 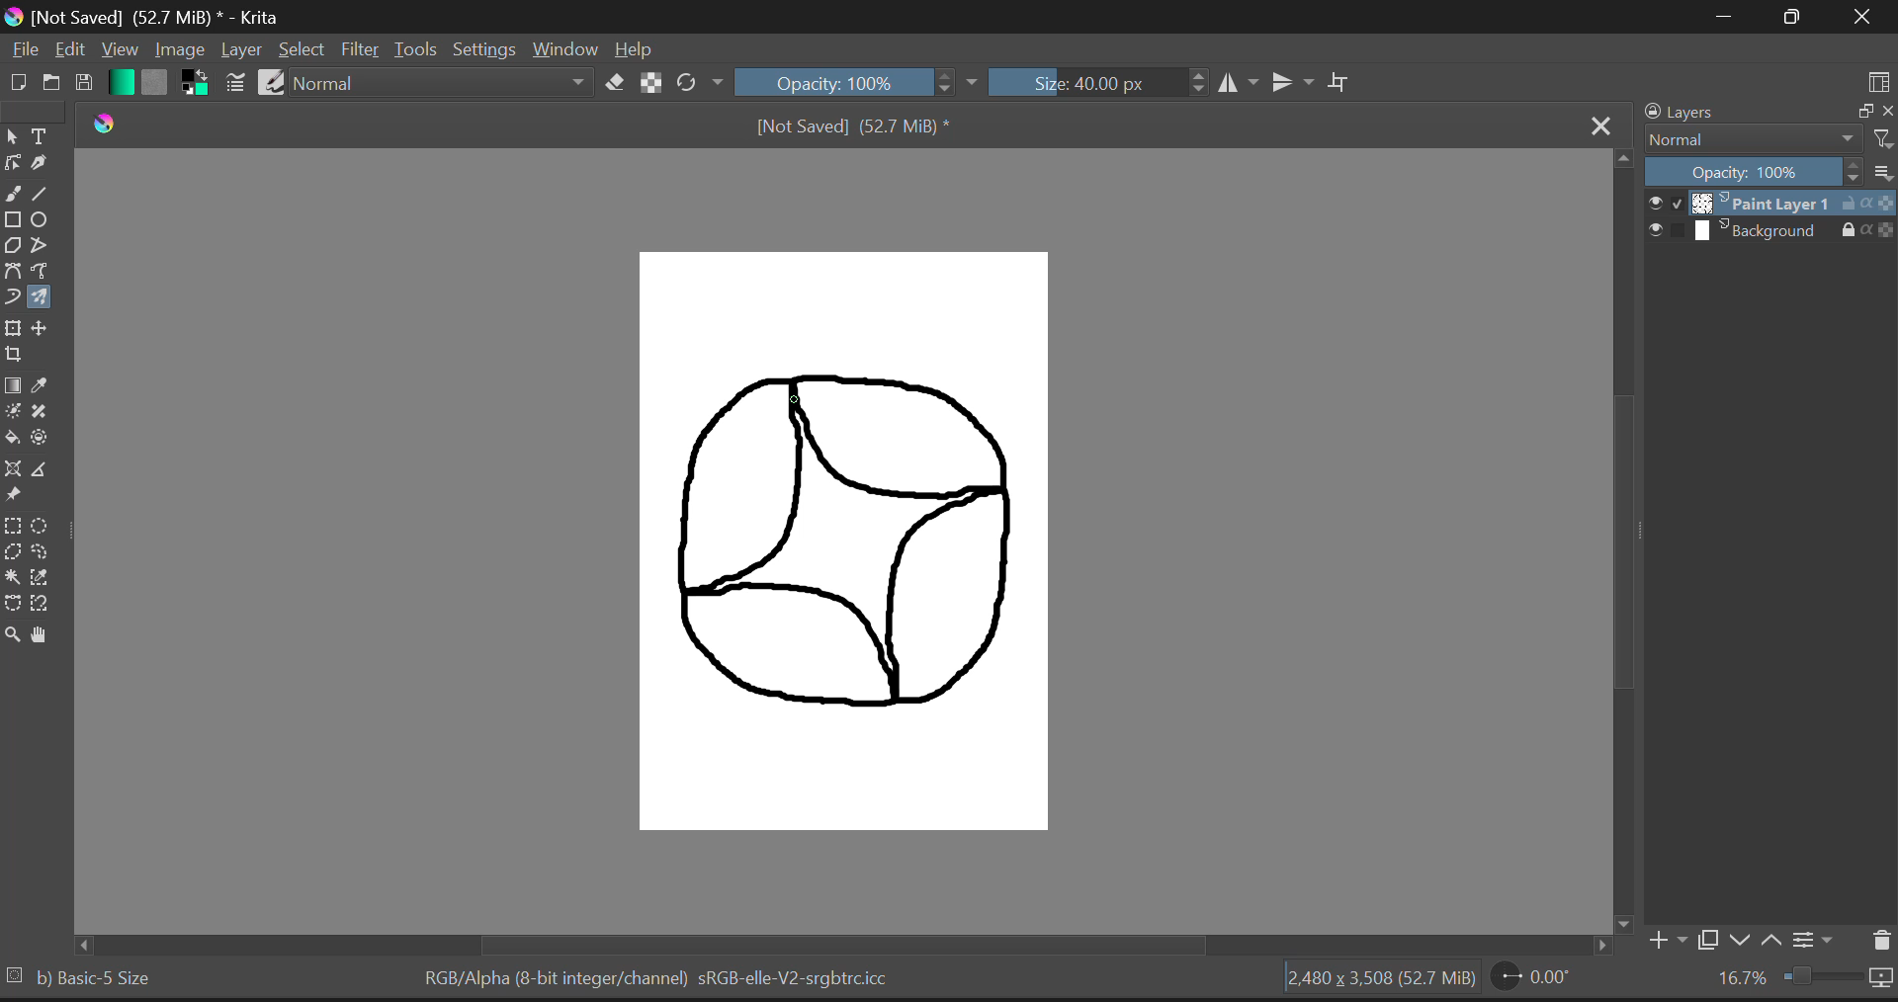 I want to click on Circular Selection, so click(x=47, y=525).